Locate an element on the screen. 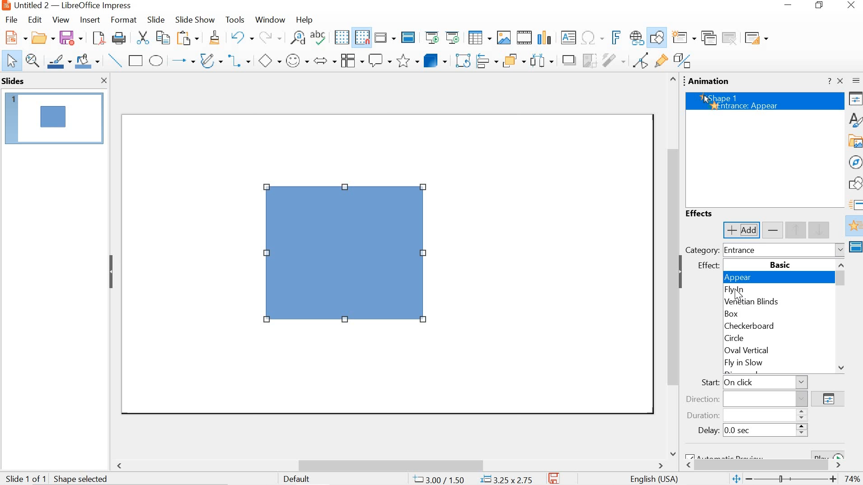  line color is located at coordinates (58, 60).